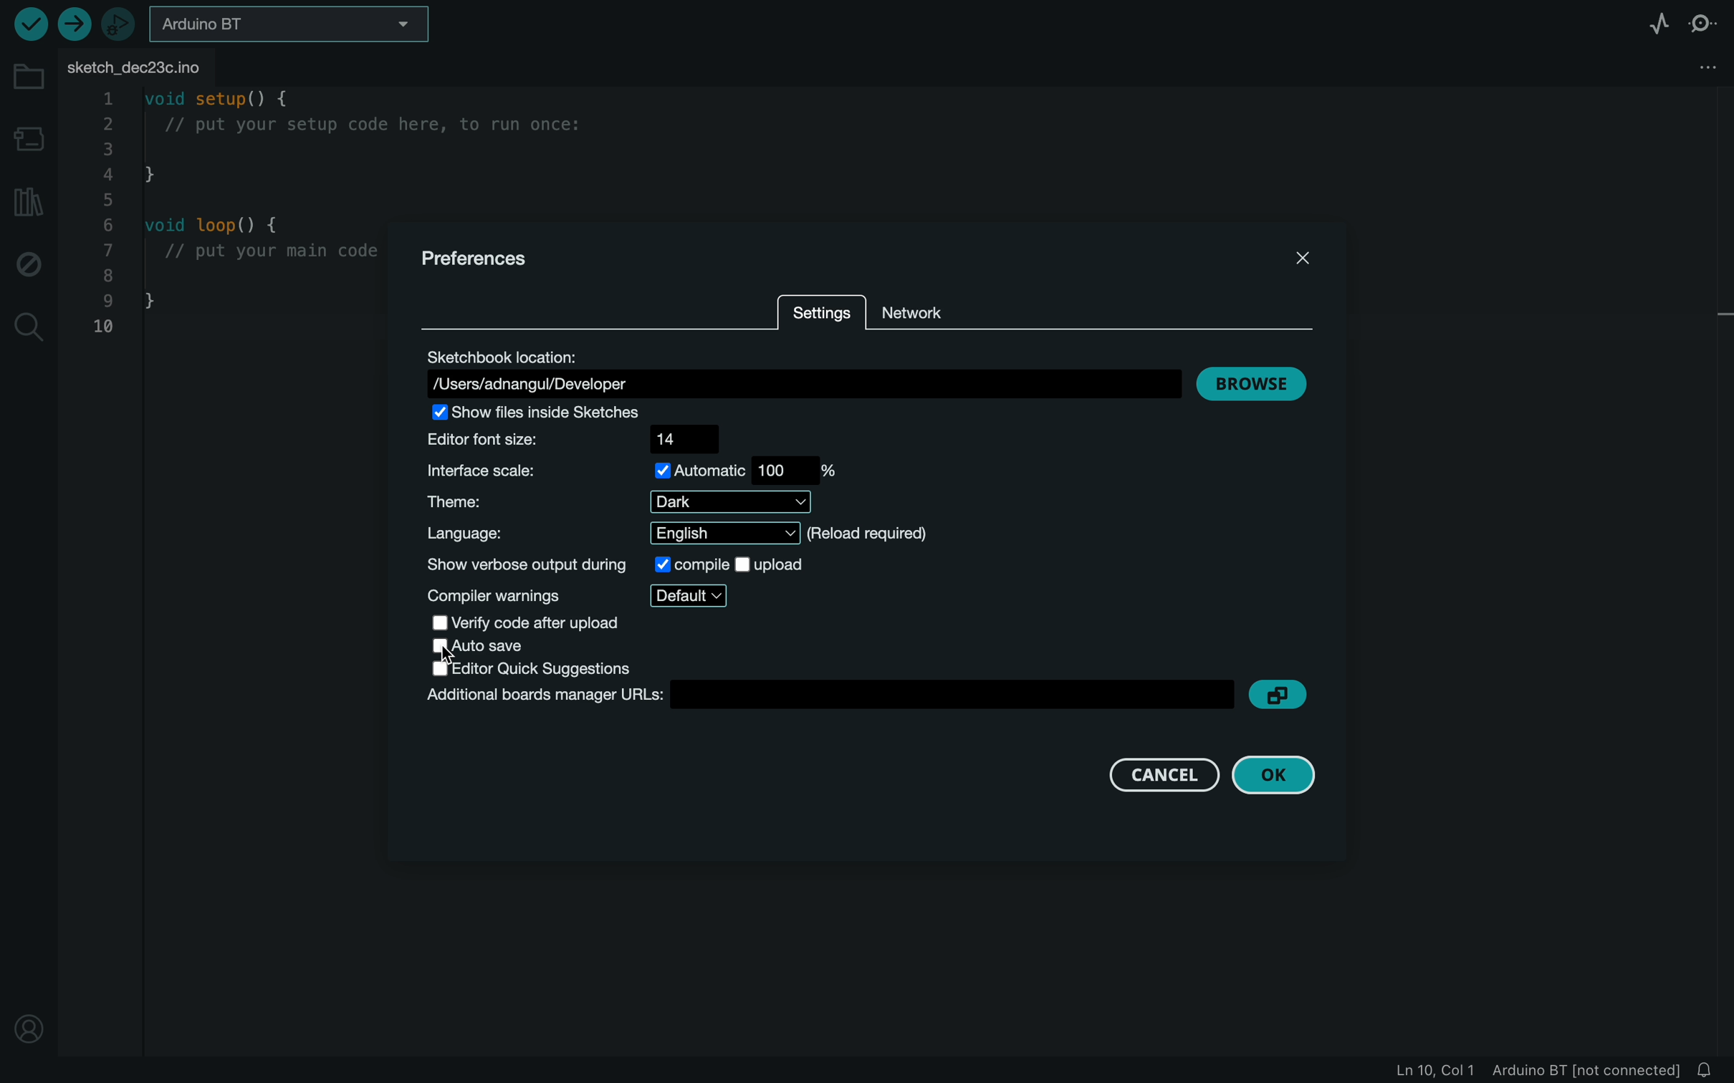 The image size is (1734, 1083). I want to click on debug, so click(29, 266).